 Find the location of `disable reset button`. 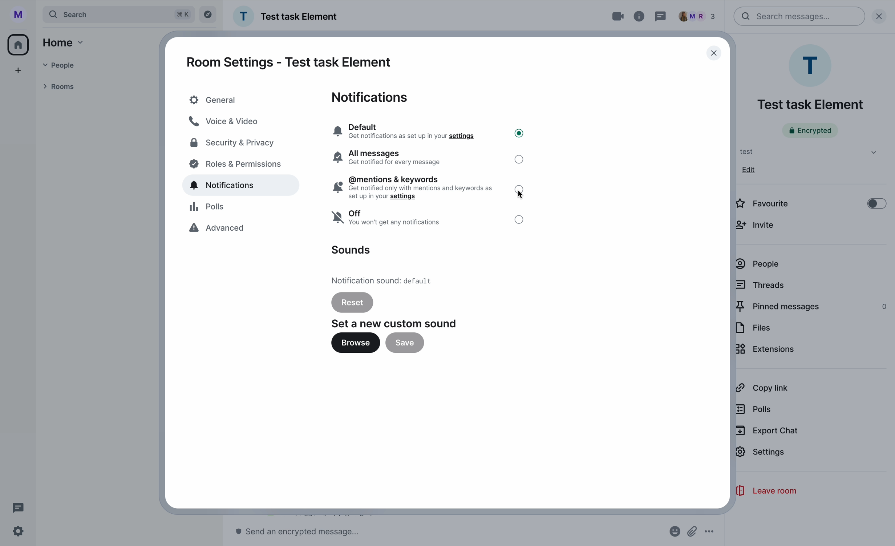

disable reset button is located at coordinates (352, 302).